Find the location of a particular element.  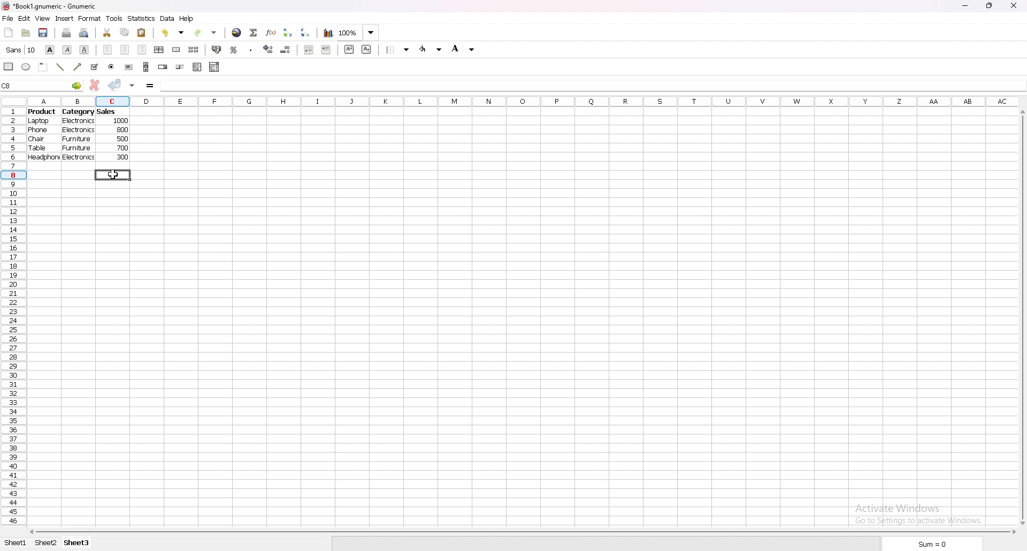

summation is located at coordinates (255, 32).